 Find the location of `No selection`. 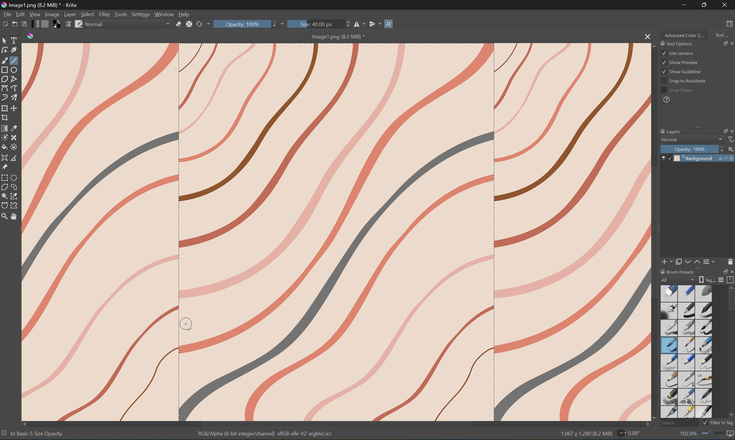

No selection is located at coordinates (5, 434).